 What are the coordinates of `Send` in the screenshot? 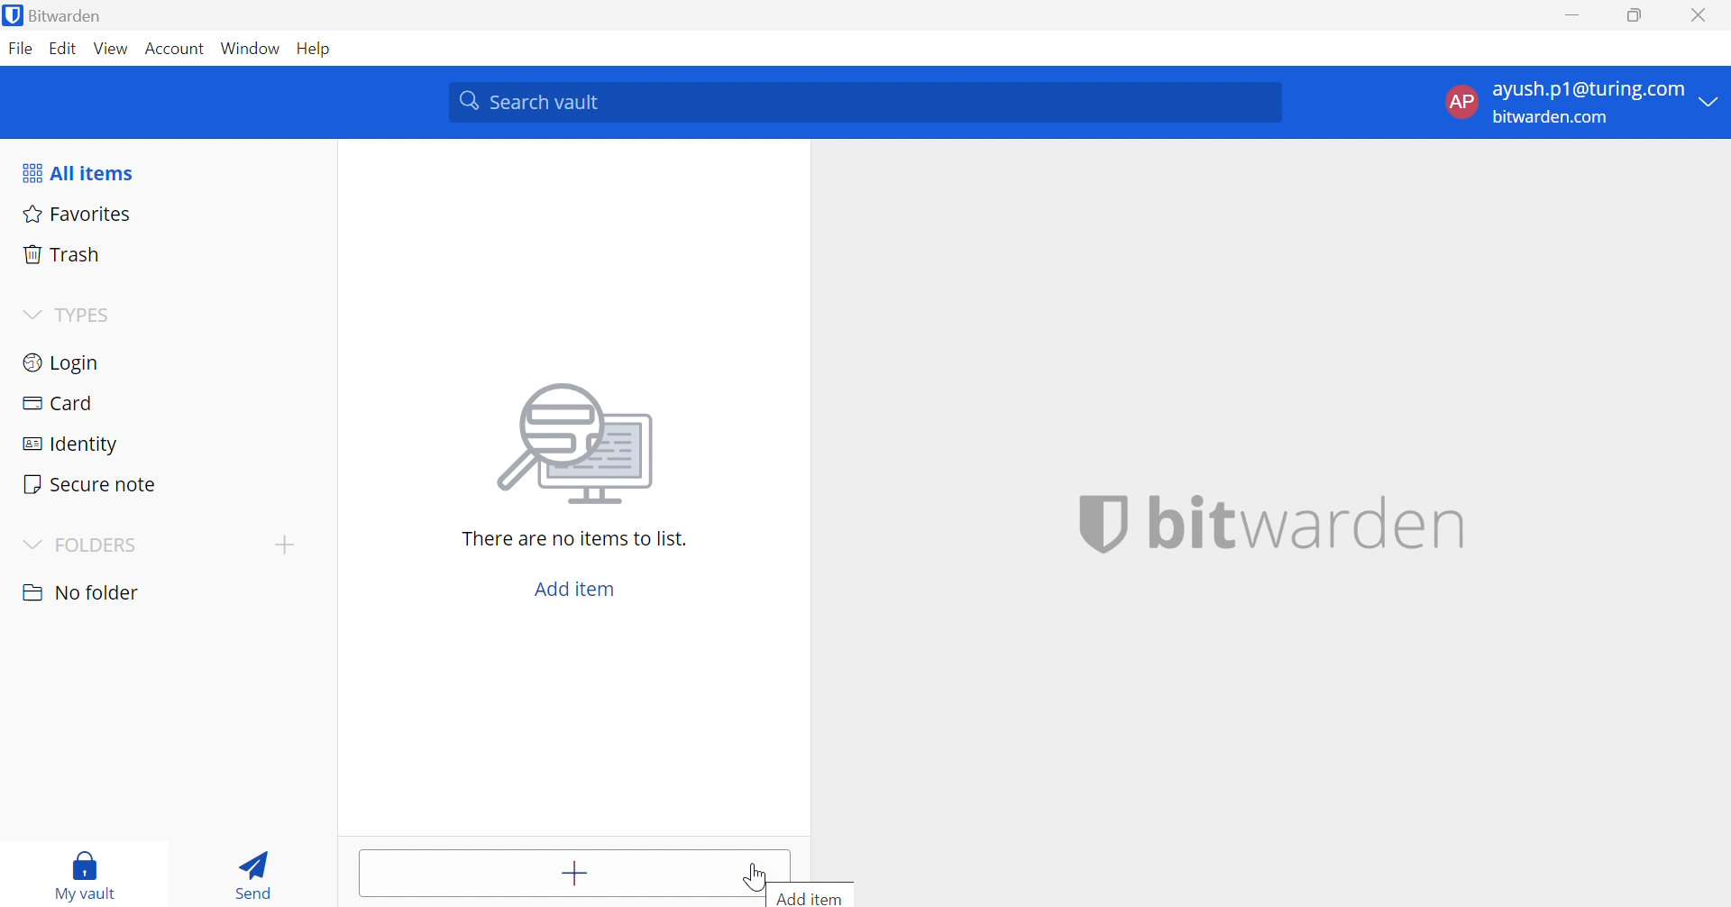 It's located at (256, 872).